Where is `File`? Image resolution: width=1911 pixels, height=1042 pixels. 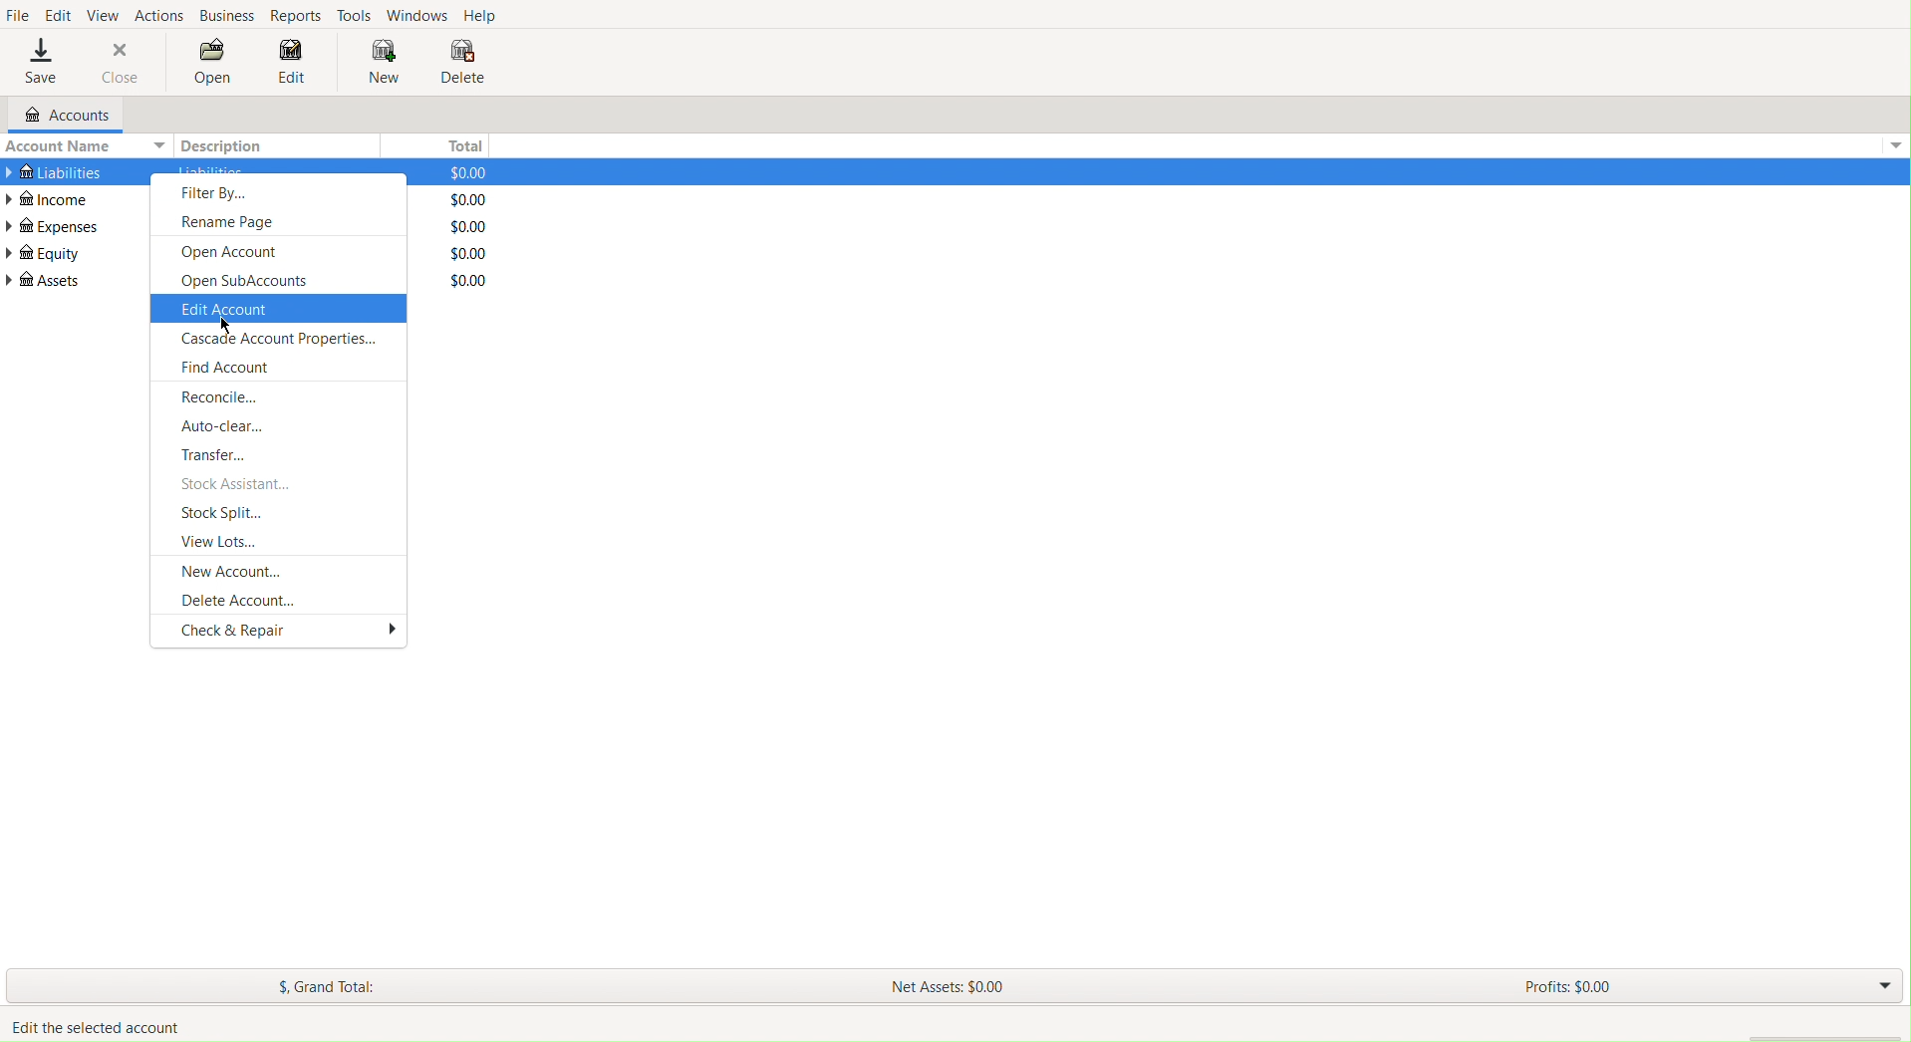 File is located at coordinates (18, 16).